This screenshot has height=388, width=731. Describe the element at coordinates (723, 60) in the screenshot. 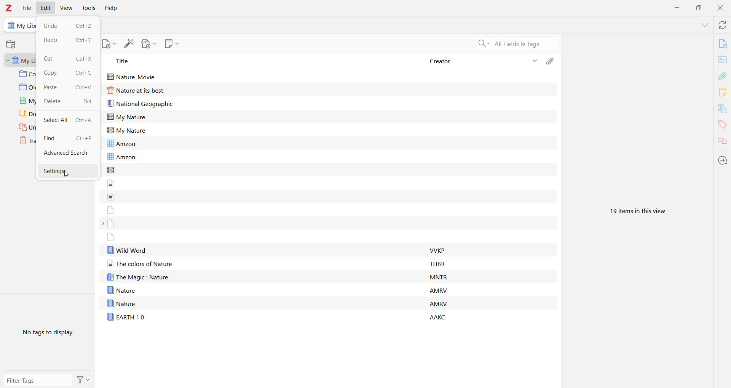

I see `Abstract` at that location.